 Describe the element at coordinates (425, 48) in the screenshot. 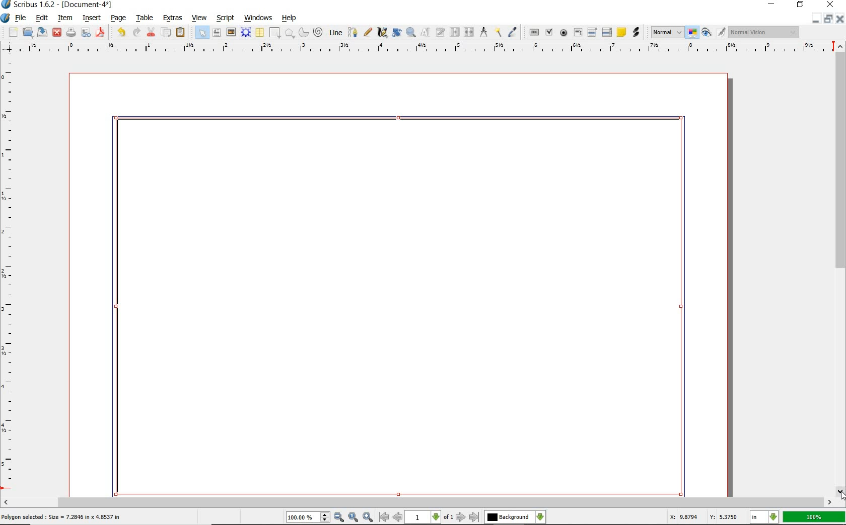

I see `ruler` at that location.